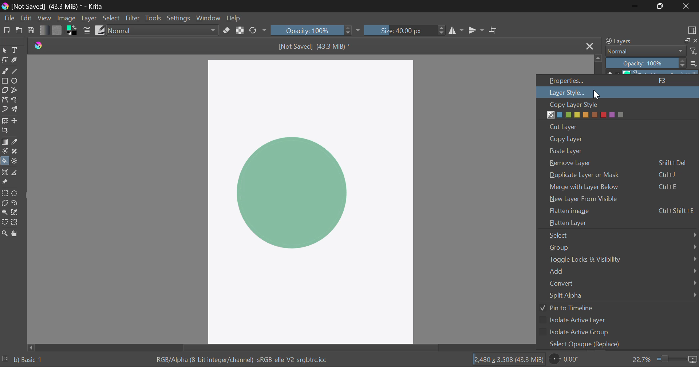 This screenshot has width=699, height=367. Describe the element at coordinates (7, 31) in the screenshot. I see `New` at that location.